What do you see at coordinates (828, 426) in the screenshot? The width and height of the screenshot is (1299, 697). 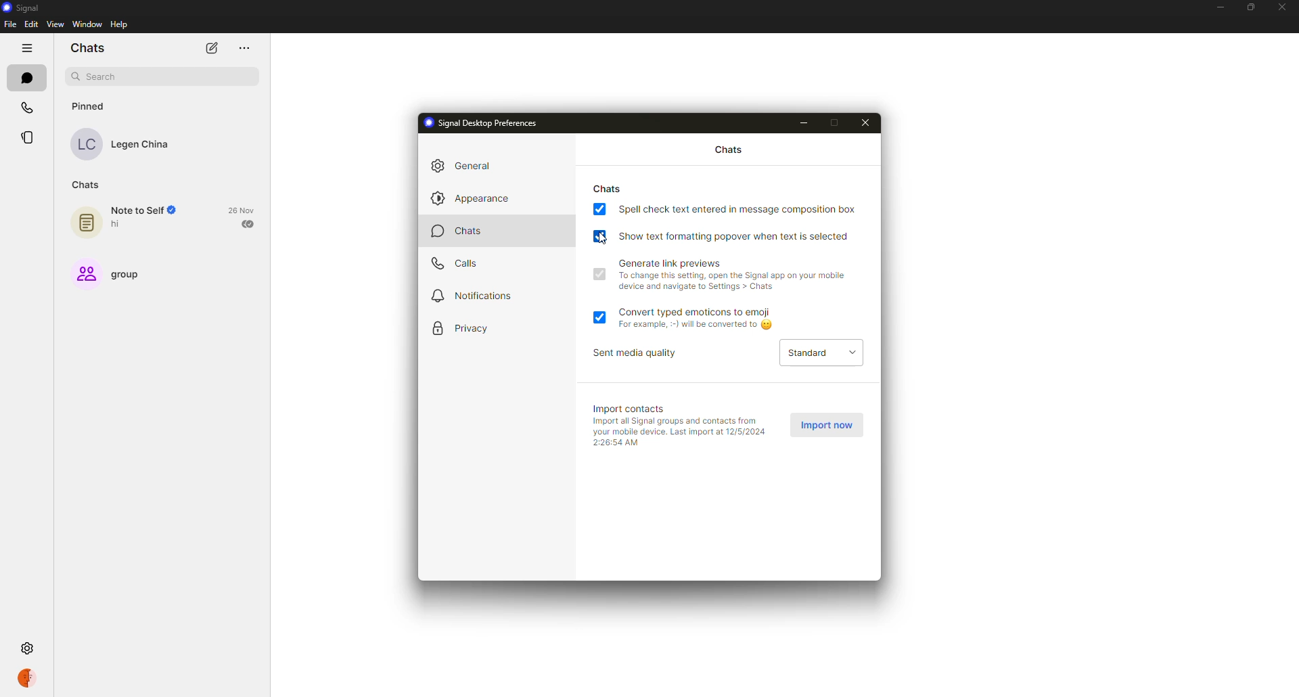 I see `import now` at bounding box center [828, 426].